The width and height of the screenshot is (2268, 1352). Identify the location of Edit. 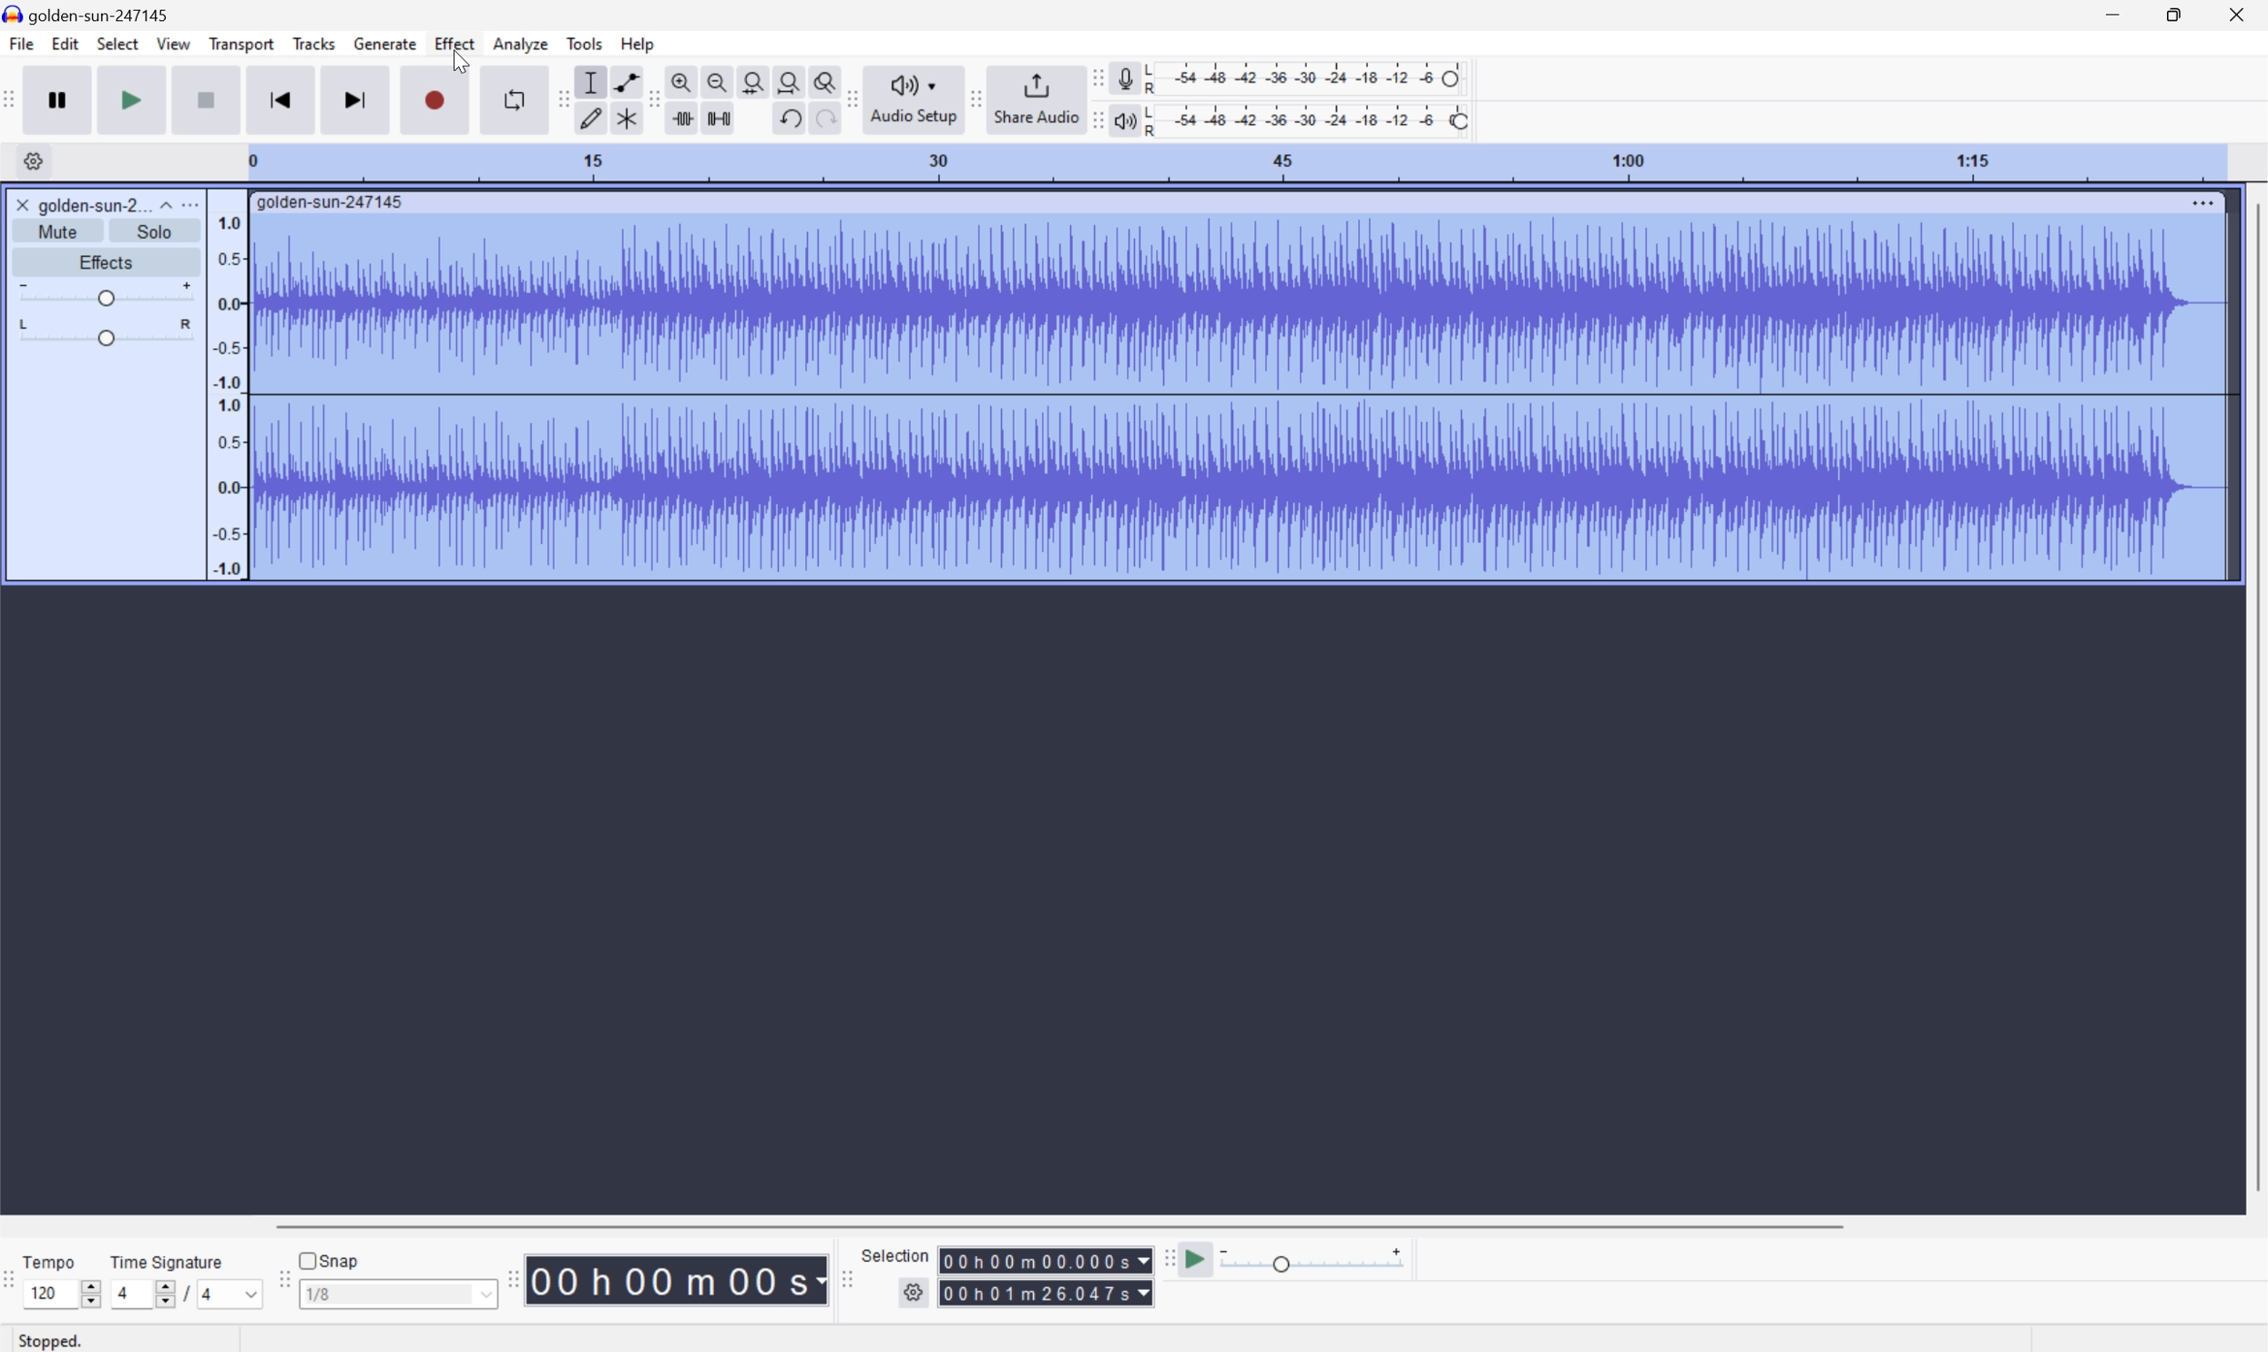
(64, 43).